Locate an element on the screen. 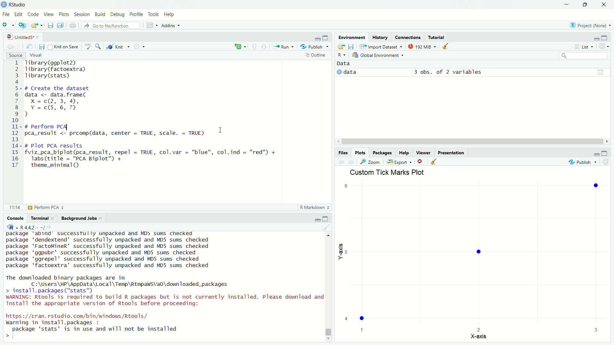 This screenshot has height=345, width=614. package abind  successtully unpacked and MD> sums checked
package ‘dendextend’ successfully unpacked and MD5 sums checked
package ‘FactoMineR’ successfully unpacked and MD5 sums checked
package ‘ggpubr’ successfully unpacked and MD5 sums checked
package ‘ggrepel’ successfully unpacked and MD5 sums checked
package ‘factoextra’ successfully unpacked and MD5 sums checked
The downloaded binary packages are in
C:\Users\HP\AppData\Local\Temp\RtmpawSva0o\downloaded_packages

> install.packages ("stats")
WARNING: Rtools is required to build R packages but is not currently installed. Please download and
install the appropriate version of Rtools before proceeding:
https://cran.rstudio.com/bin/windows /Rtools/
warning in install.packages :

package ‘stats’ is in use and will not be installed
> is located at coordinates (164, 285).